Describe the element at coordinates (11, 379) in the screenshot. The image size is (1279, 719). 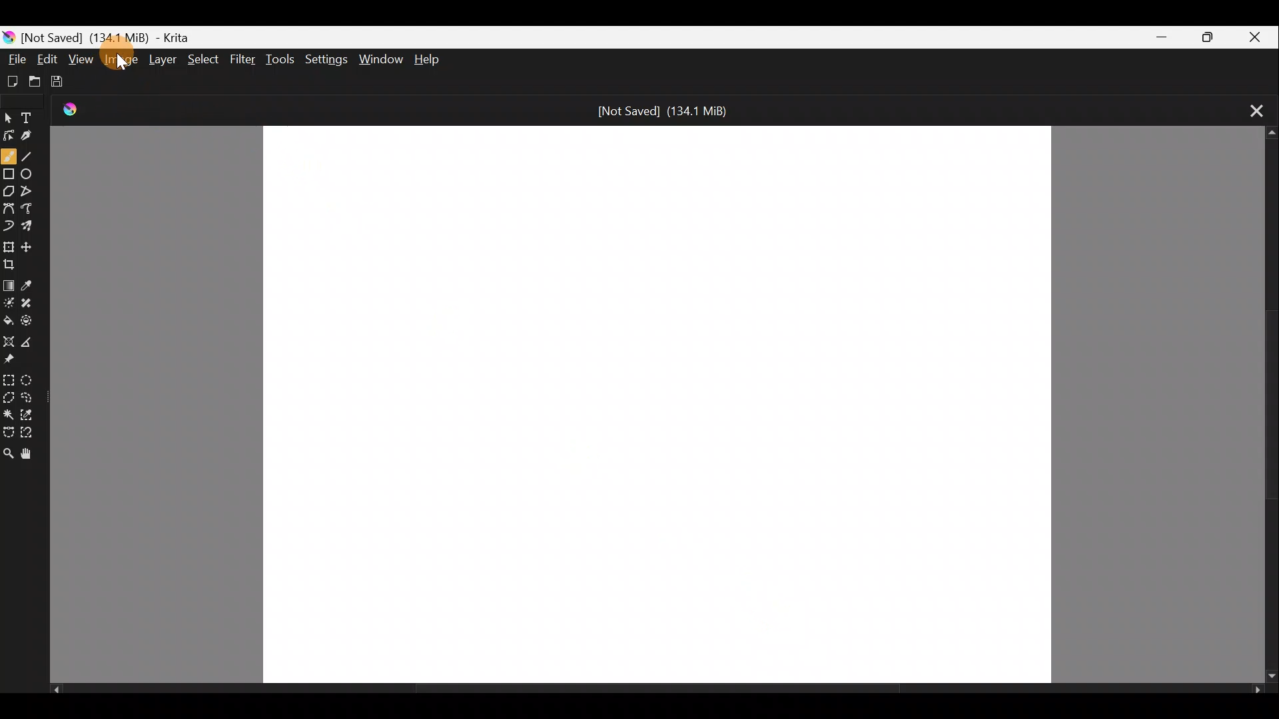
I see `Rectangular selection tool` at that location.